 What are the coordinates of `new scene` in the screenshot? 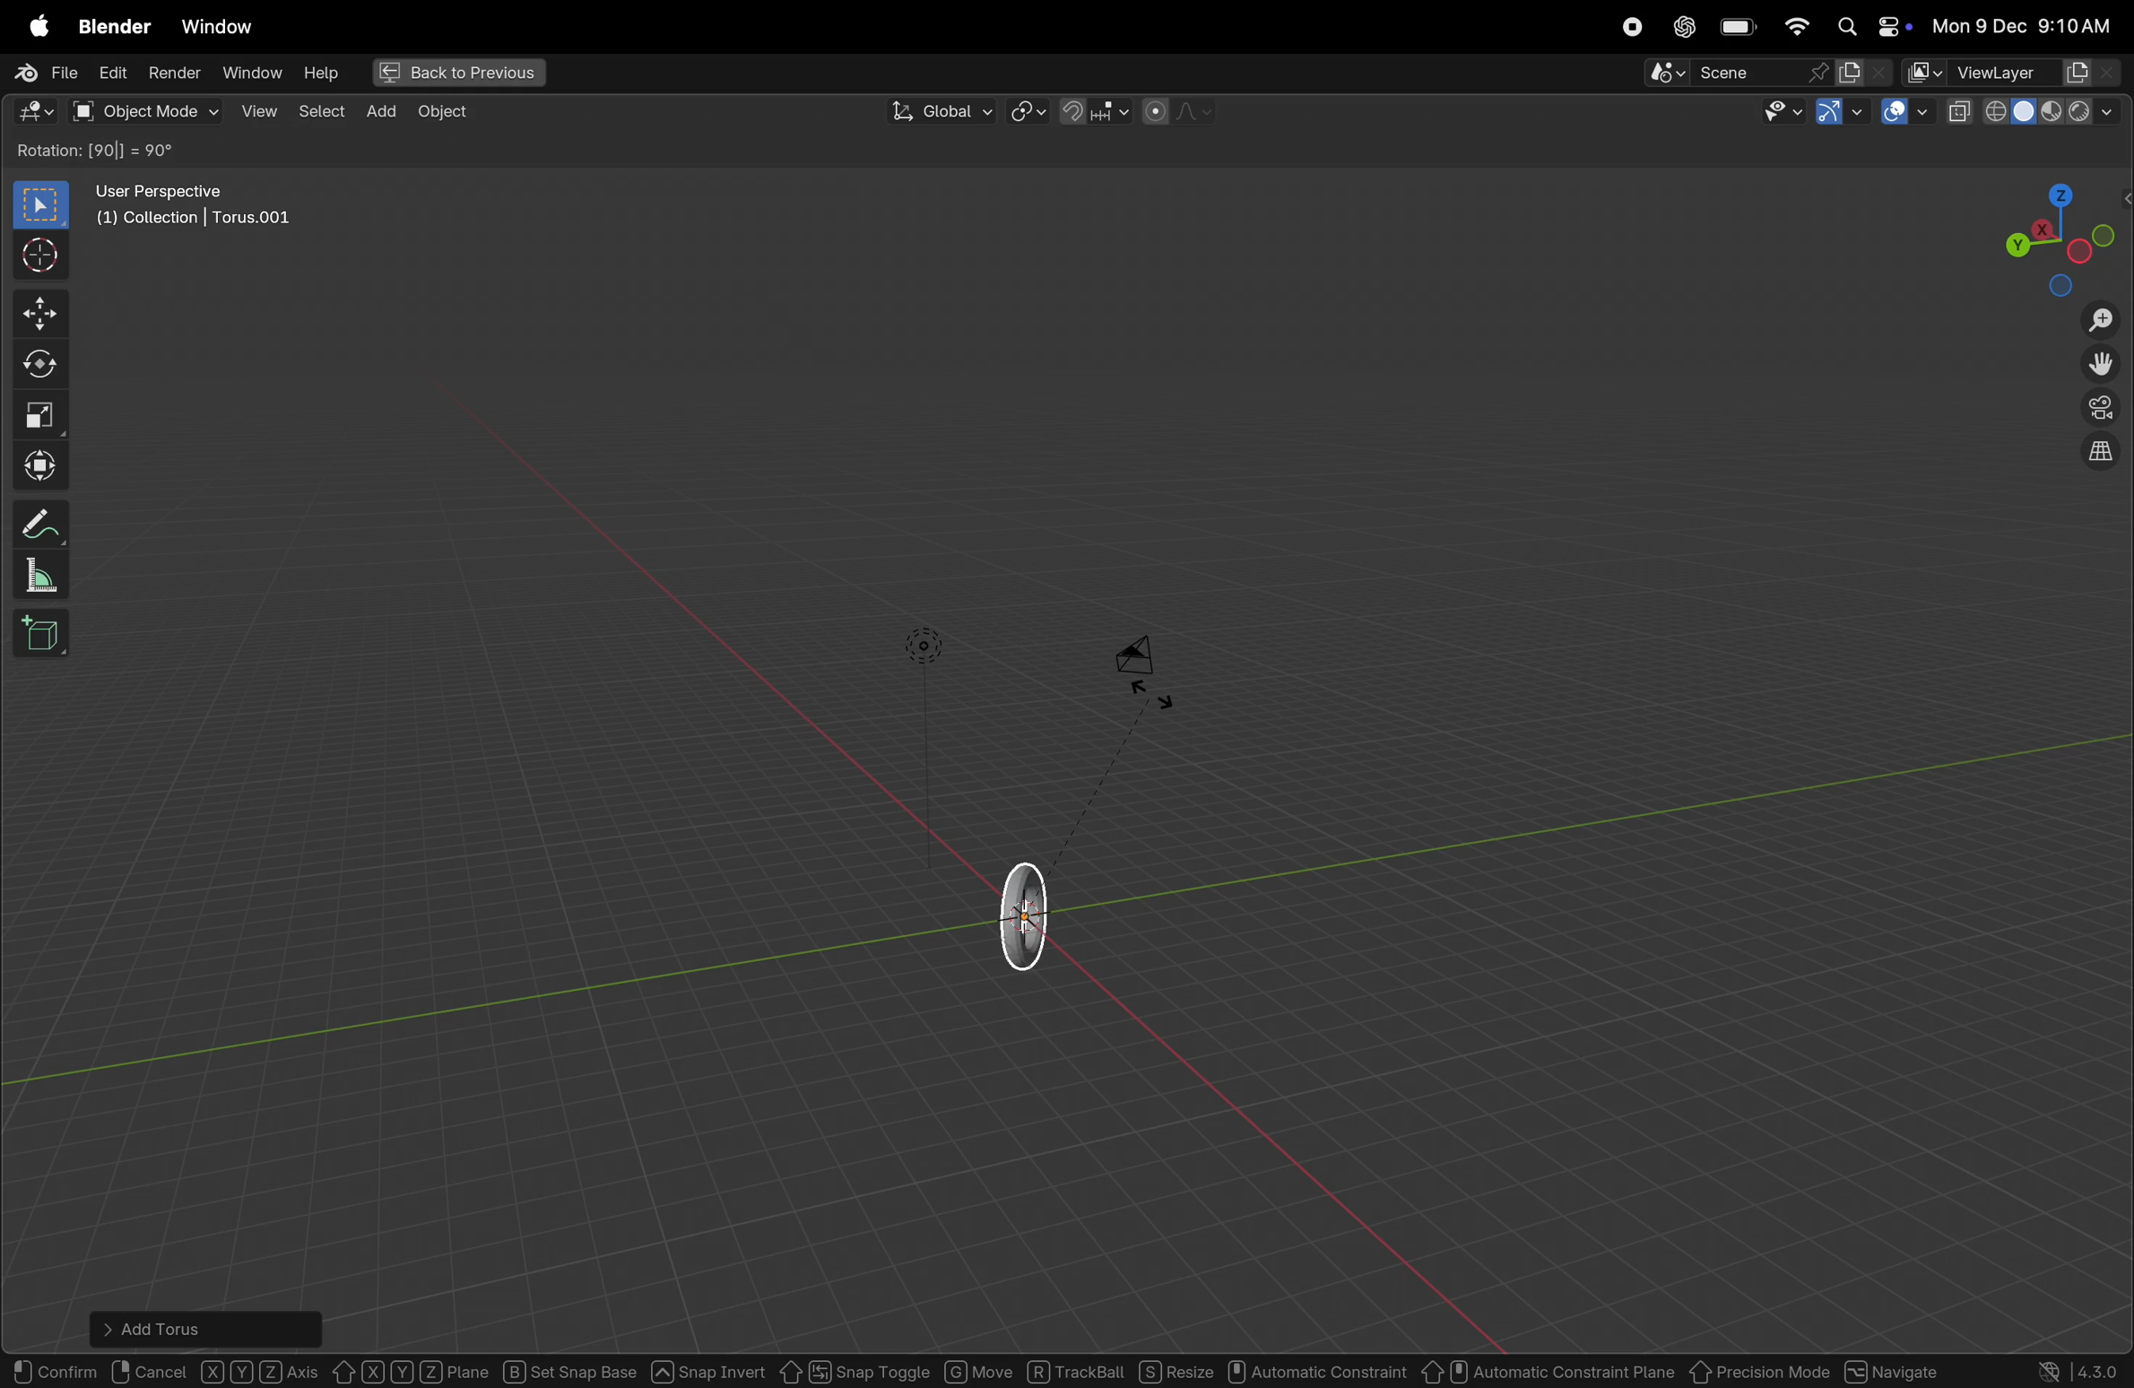 It's located at (1864, 73).